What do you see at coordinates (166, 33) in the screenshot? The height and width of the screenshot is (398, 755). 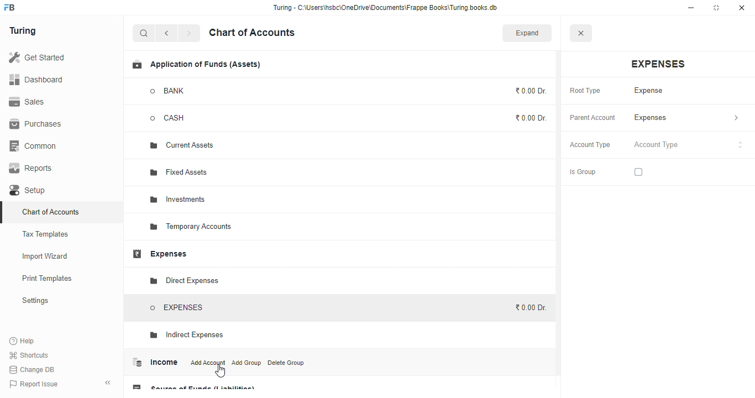 I see `back` at bounding box center [166, 33].